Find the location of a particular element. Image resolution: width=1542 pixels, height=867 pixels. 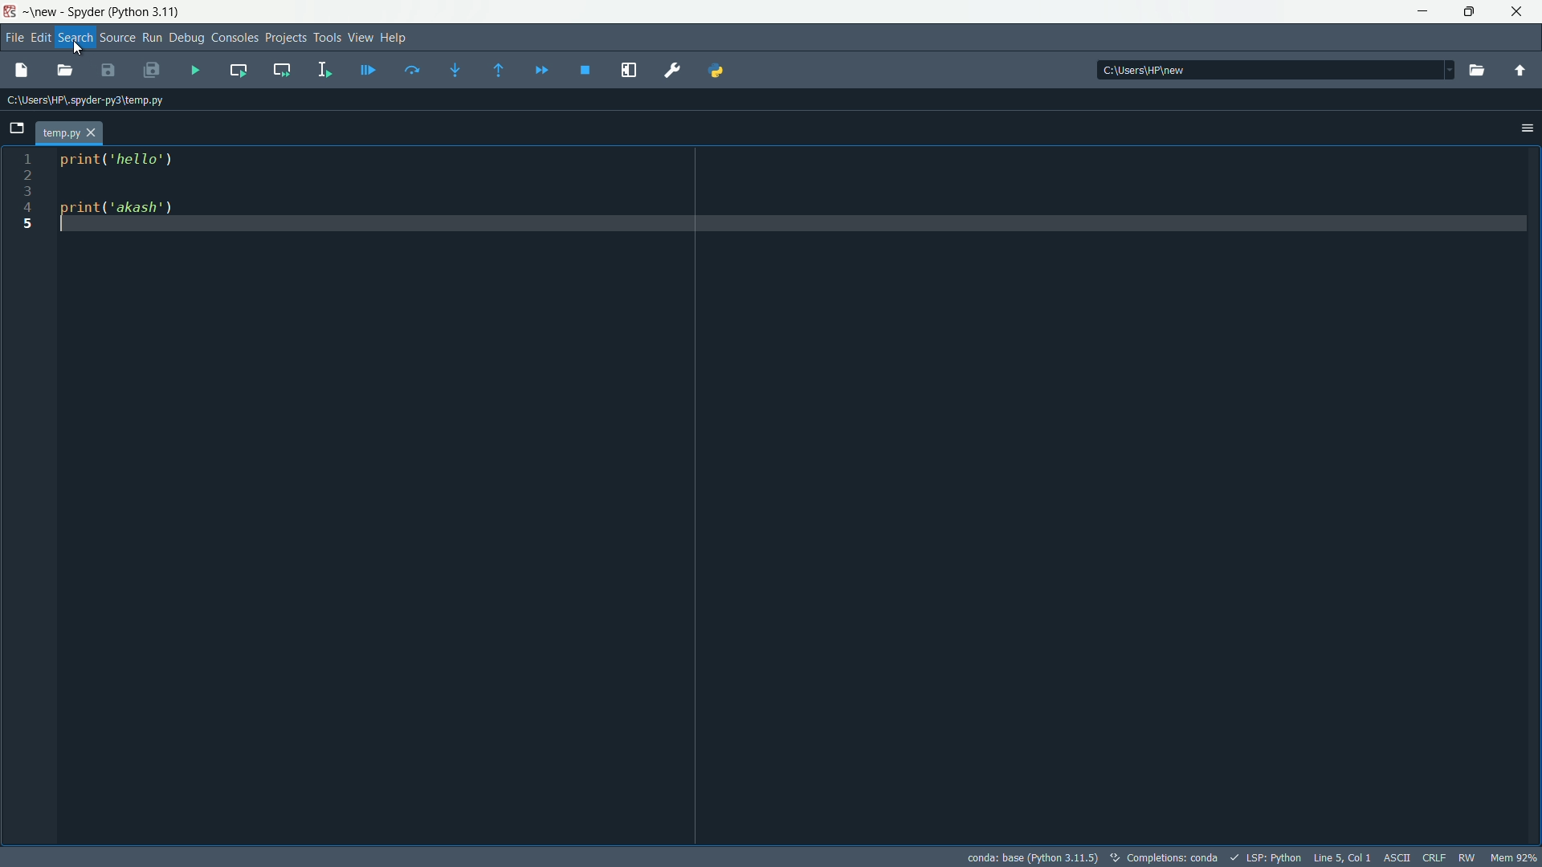

Help Menu is located at coordinates (394, 37).